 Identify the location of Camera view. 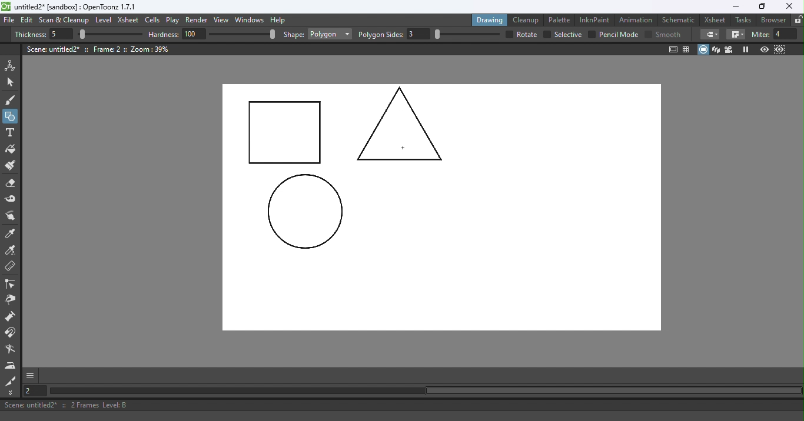
(730, 49).